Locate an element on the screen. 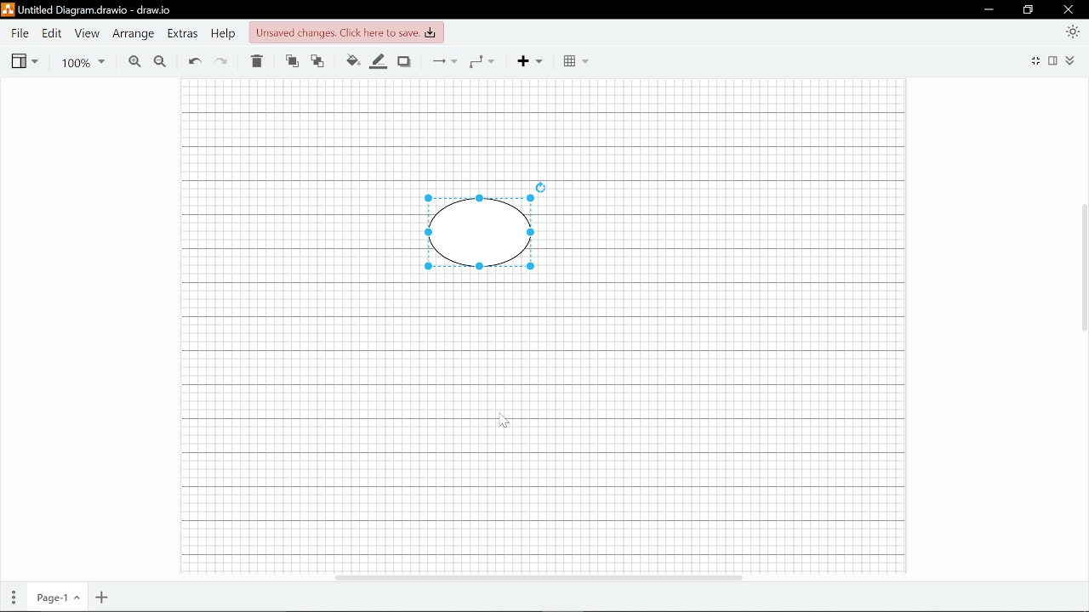 Image resolution: width=1089 pixels, height=612 pixels. File is located at coordinates (19, 33).